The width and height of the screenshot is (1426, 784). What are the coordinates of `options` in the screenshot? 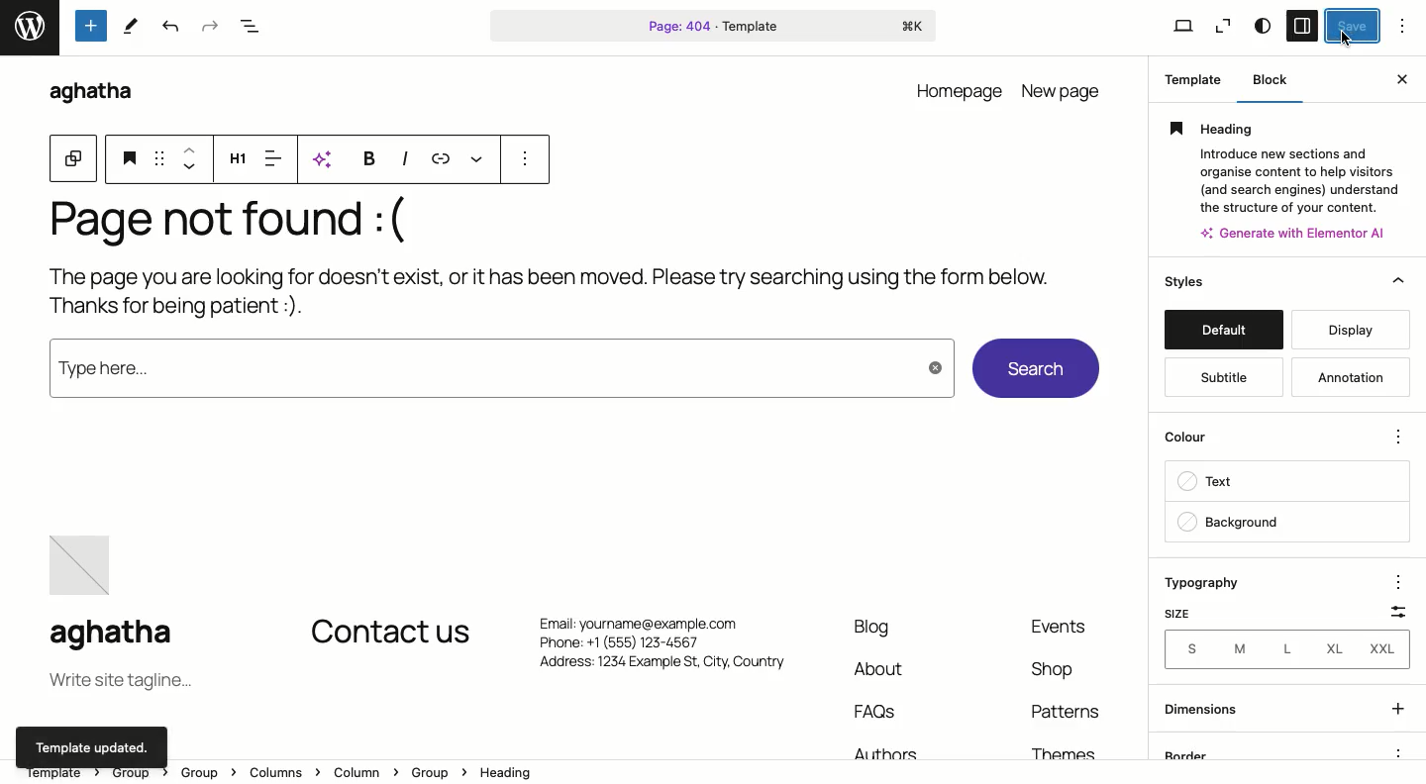 It's located at (1398, 434).